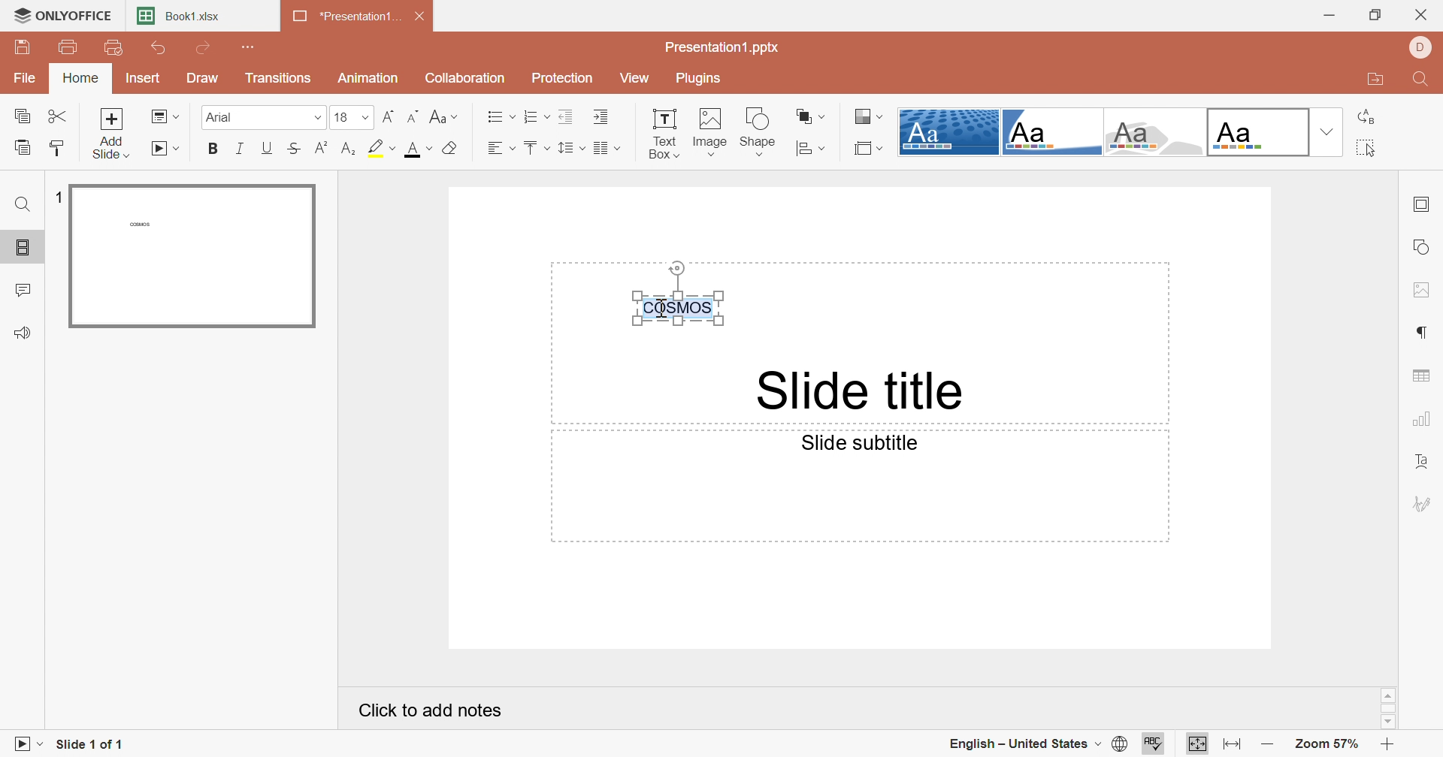 This screenshot has height=757, width=1443. What do you see at coordinates (1268, 746) in the screenshot?
I see `Zoom out` at bounding box center [1268, 746].